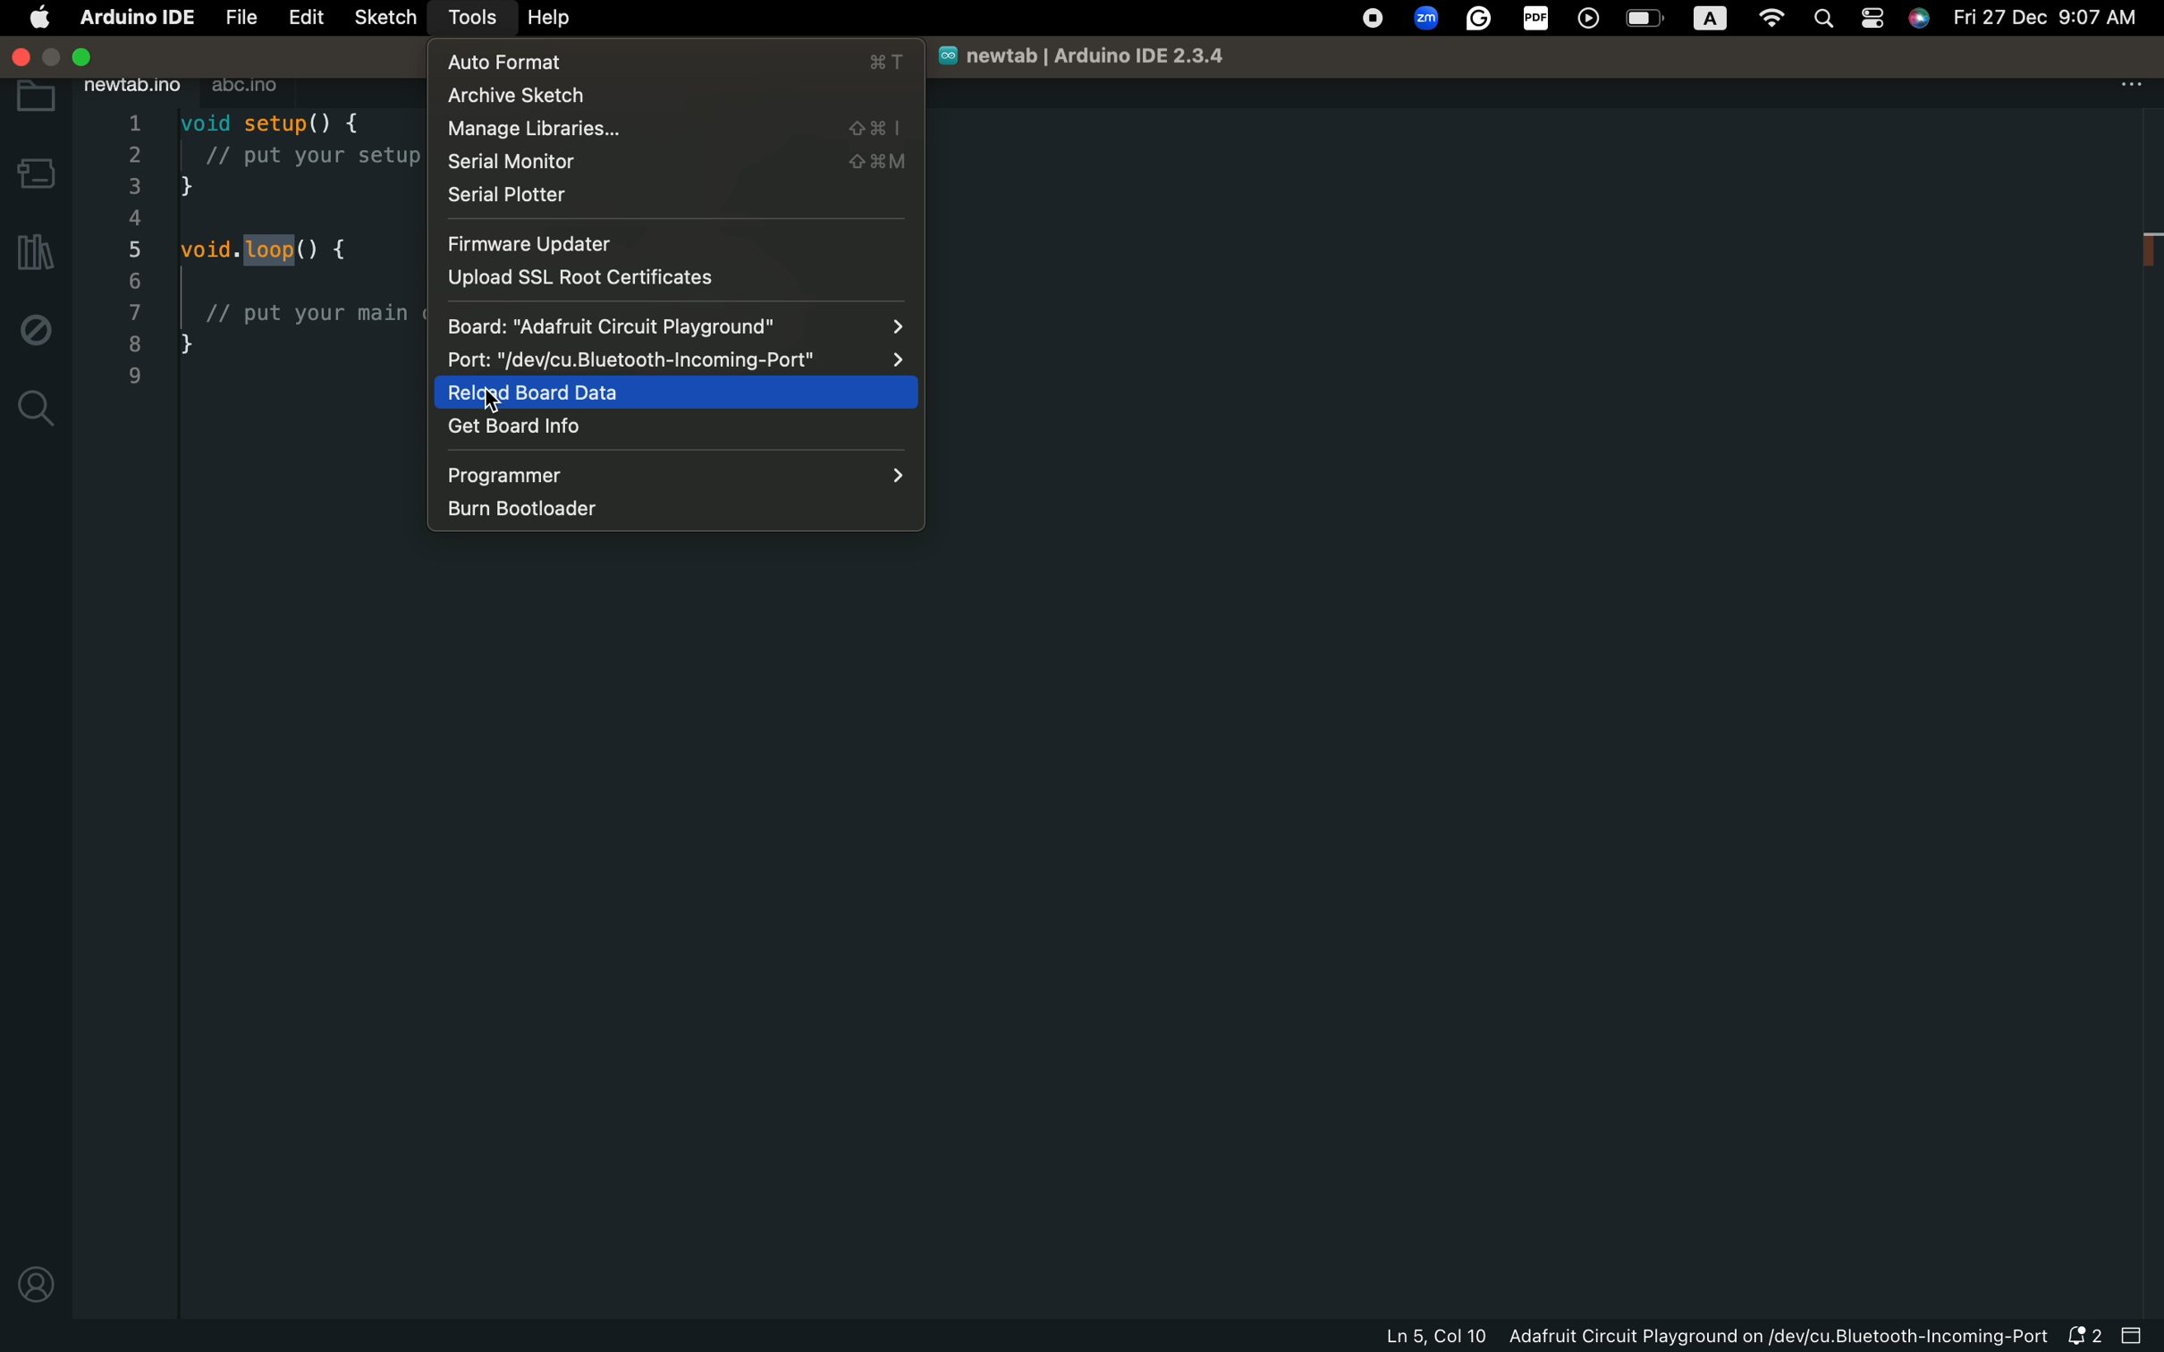 The width and height of the screenshot is (2164, 1352). What do you see at coordinates (133, 16) in the screenshot?
I see `Arduino IDE` at bounding box center [133, 16].